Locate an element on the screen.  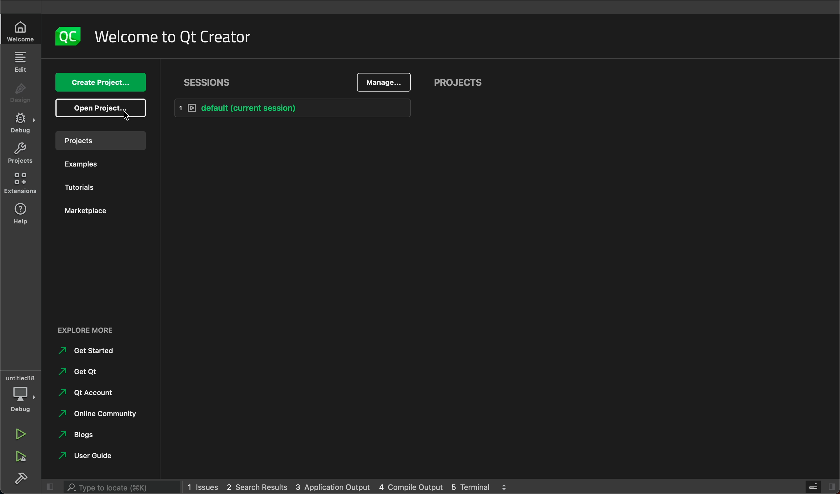
extensions is located at coordinates (22, 183).